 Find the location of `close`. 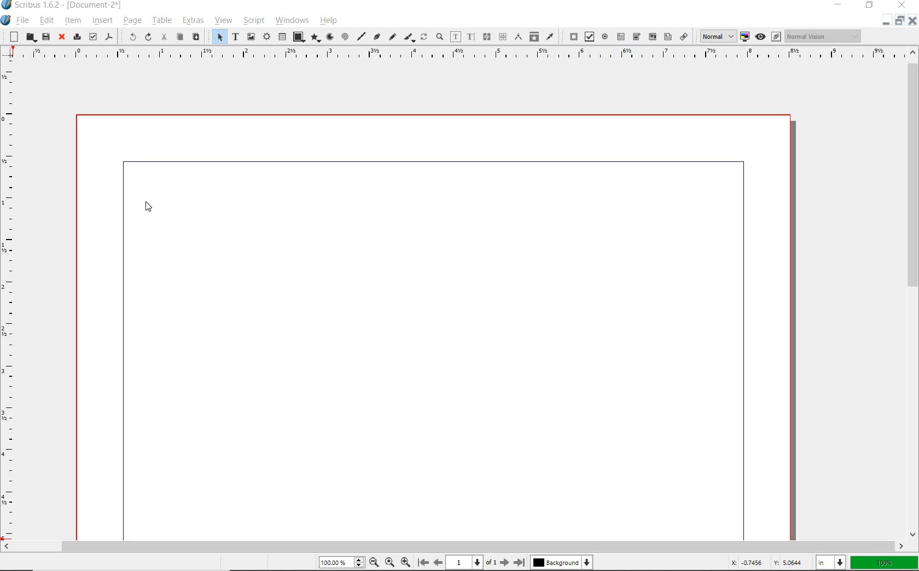

close is located at coordinates (62, 37).